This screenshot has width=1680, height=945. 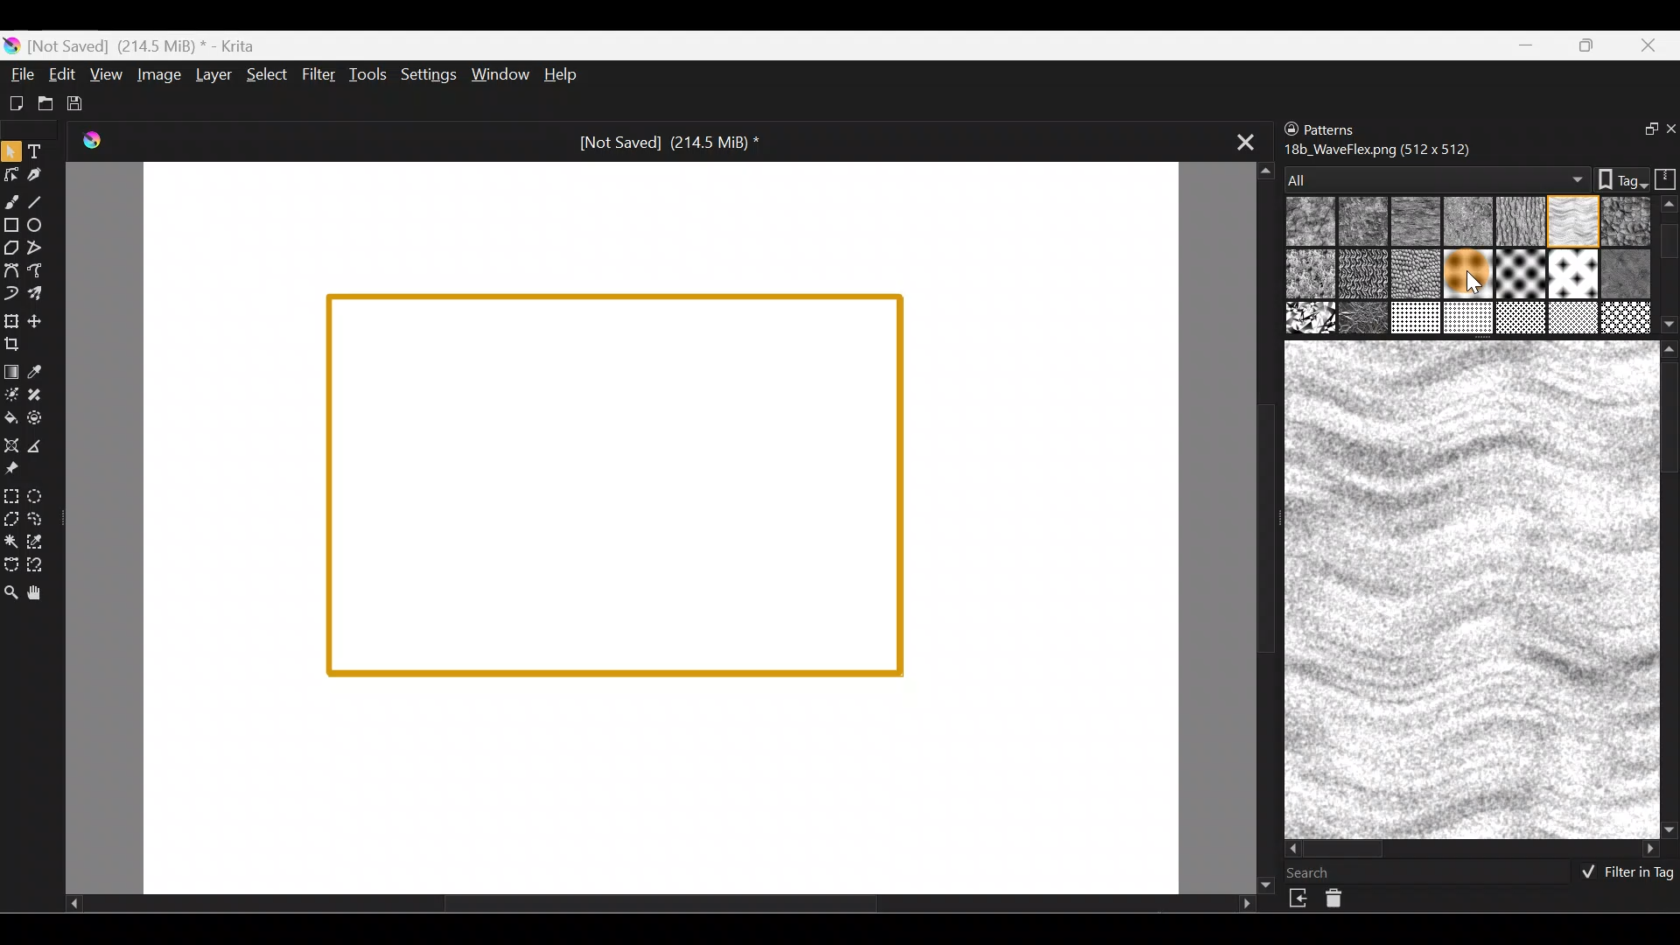 What do you see at coordinates (10, 394) in the screenshot?
I see `Colourise mask tool` at bounding box center [10, 394].